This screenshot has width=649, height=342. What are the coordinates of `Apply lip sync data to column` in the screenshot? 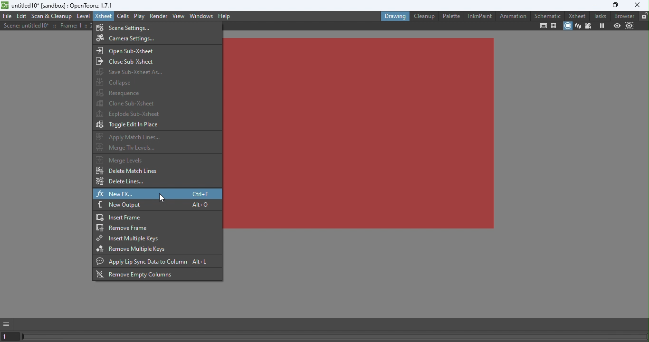 It's located at (209, 413).